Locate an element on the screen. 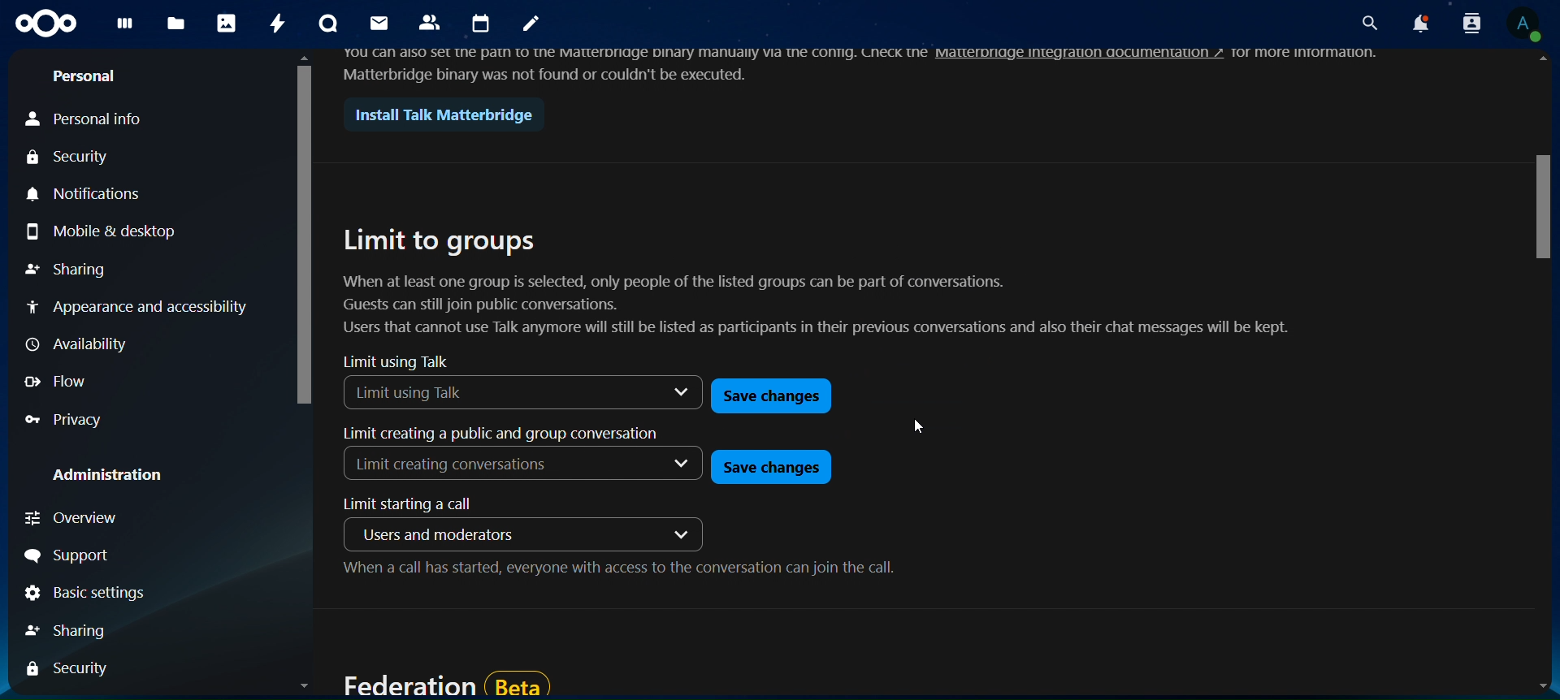  notifications is located at coordinates (1415, 24).